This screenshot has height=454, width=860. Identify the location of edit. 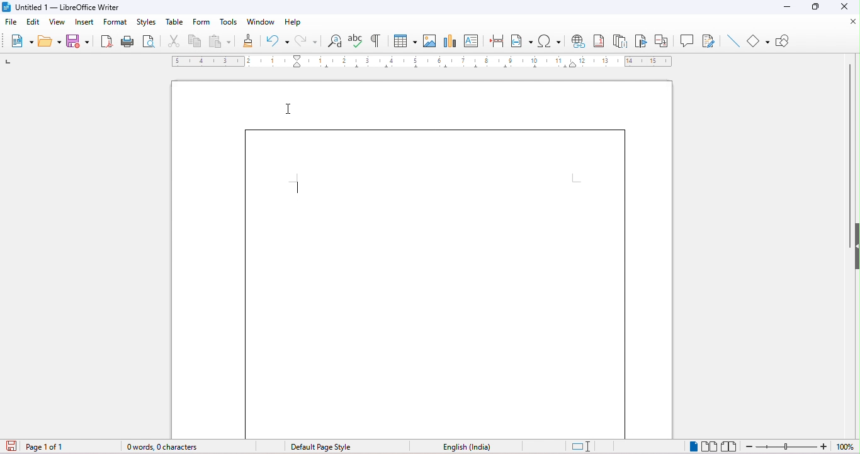
(33, 20).